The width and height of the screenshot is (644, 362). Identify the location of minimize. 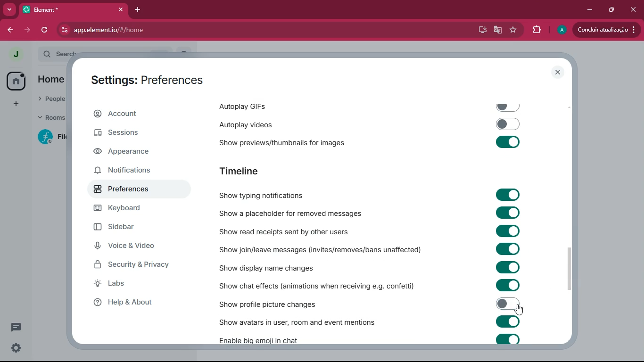
(590, 10).